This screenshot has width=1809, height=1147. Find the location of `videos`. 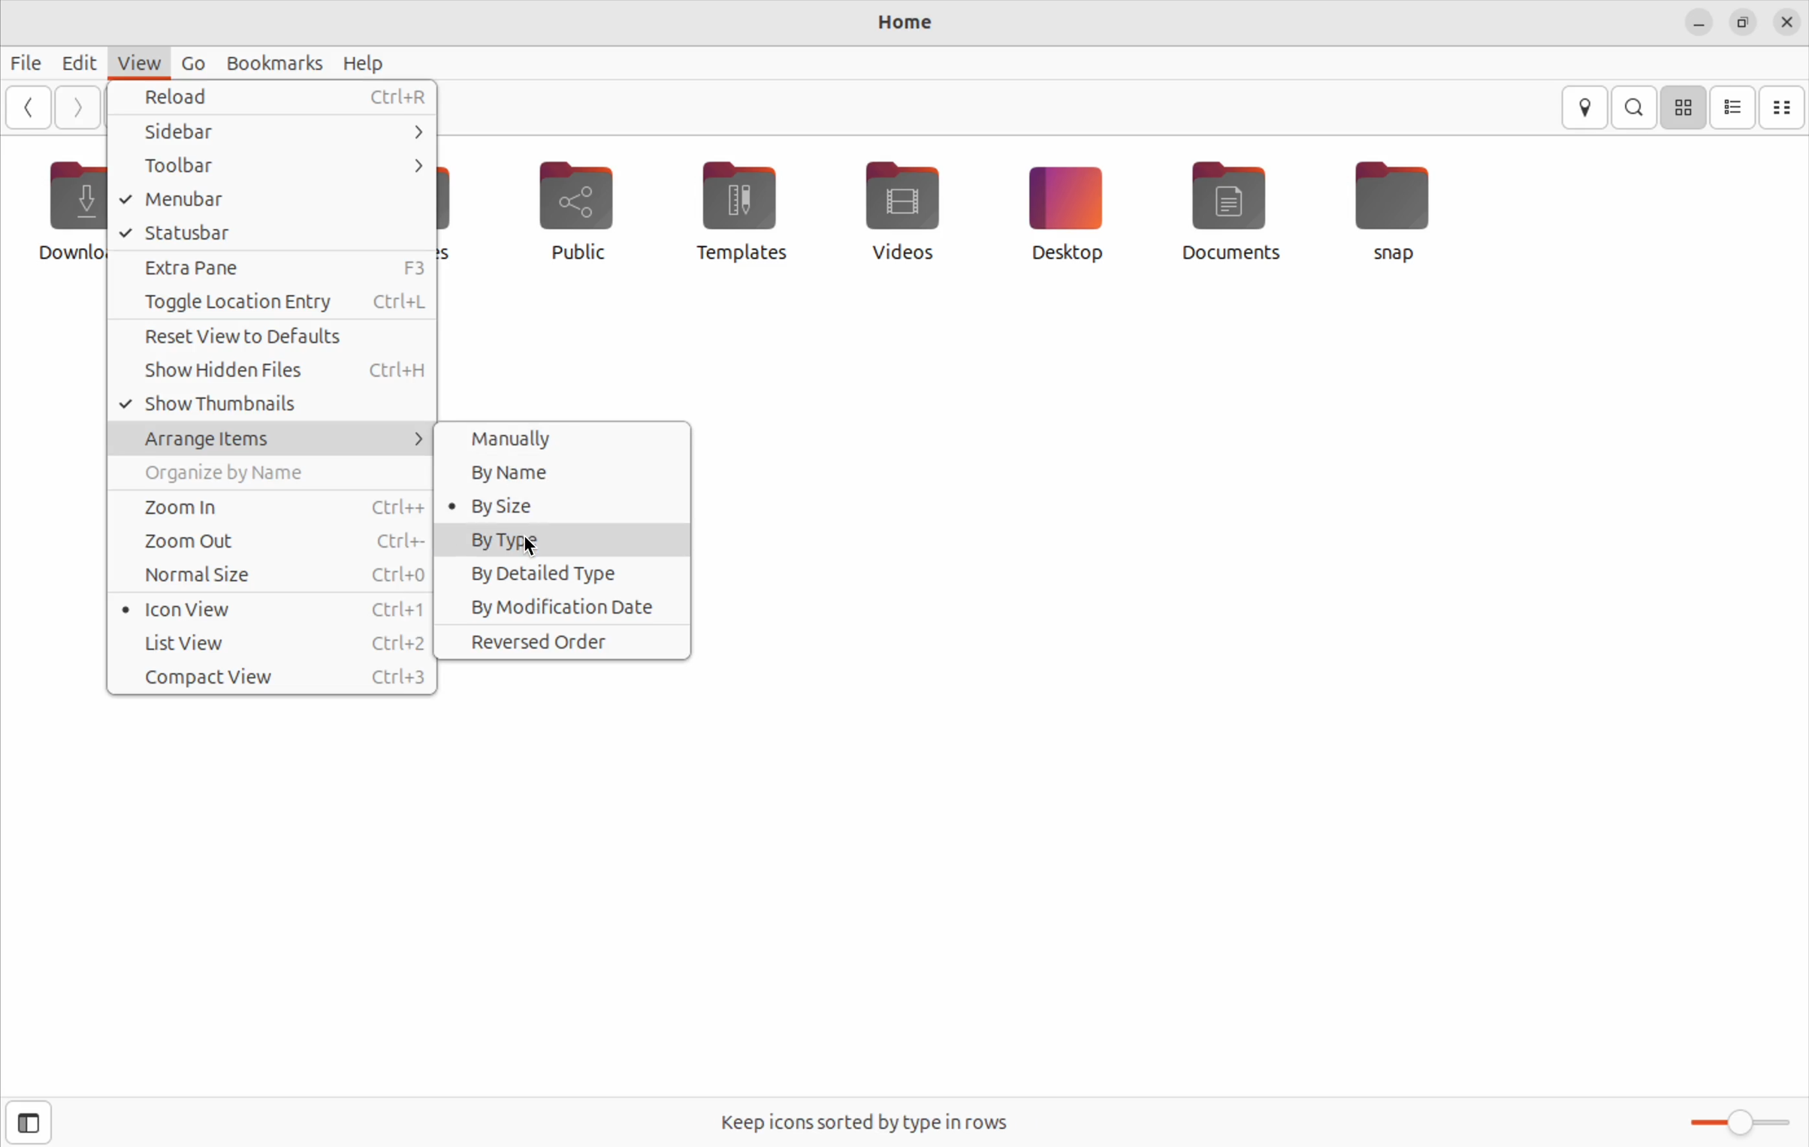

videos is located at coordinates (901, 207).